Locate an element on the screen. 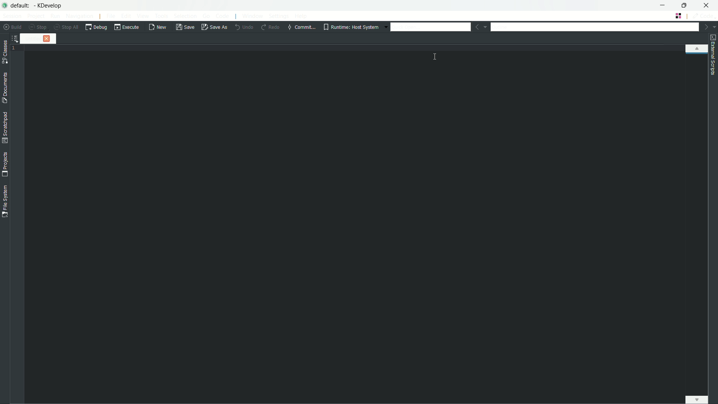 Image resolution: width=718 pixels, height=404 pixels. session is located at coordinates (12, 16).